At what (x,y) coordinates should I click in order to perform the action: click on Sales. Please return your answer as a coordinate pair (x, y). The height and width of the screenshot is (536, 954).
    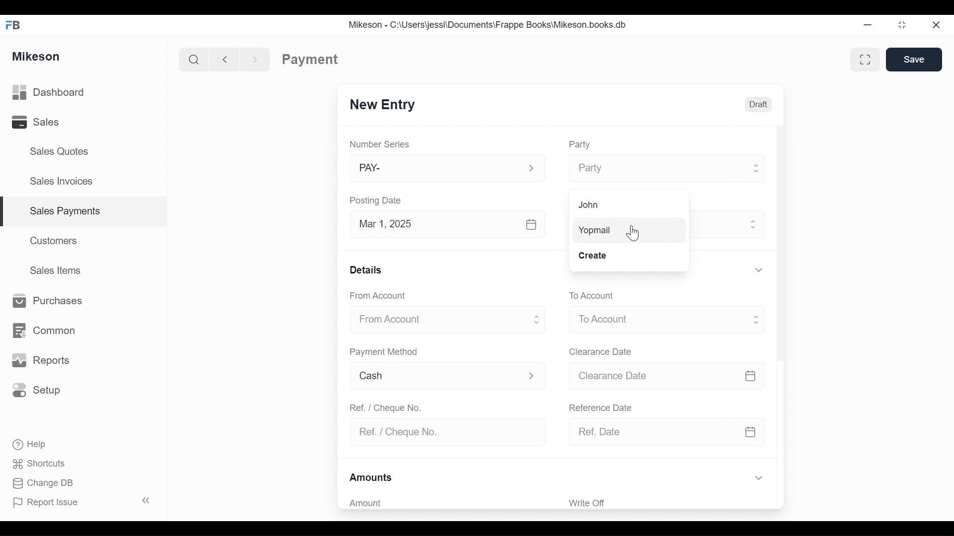
    Looking at the image, I should click on (35, 123).